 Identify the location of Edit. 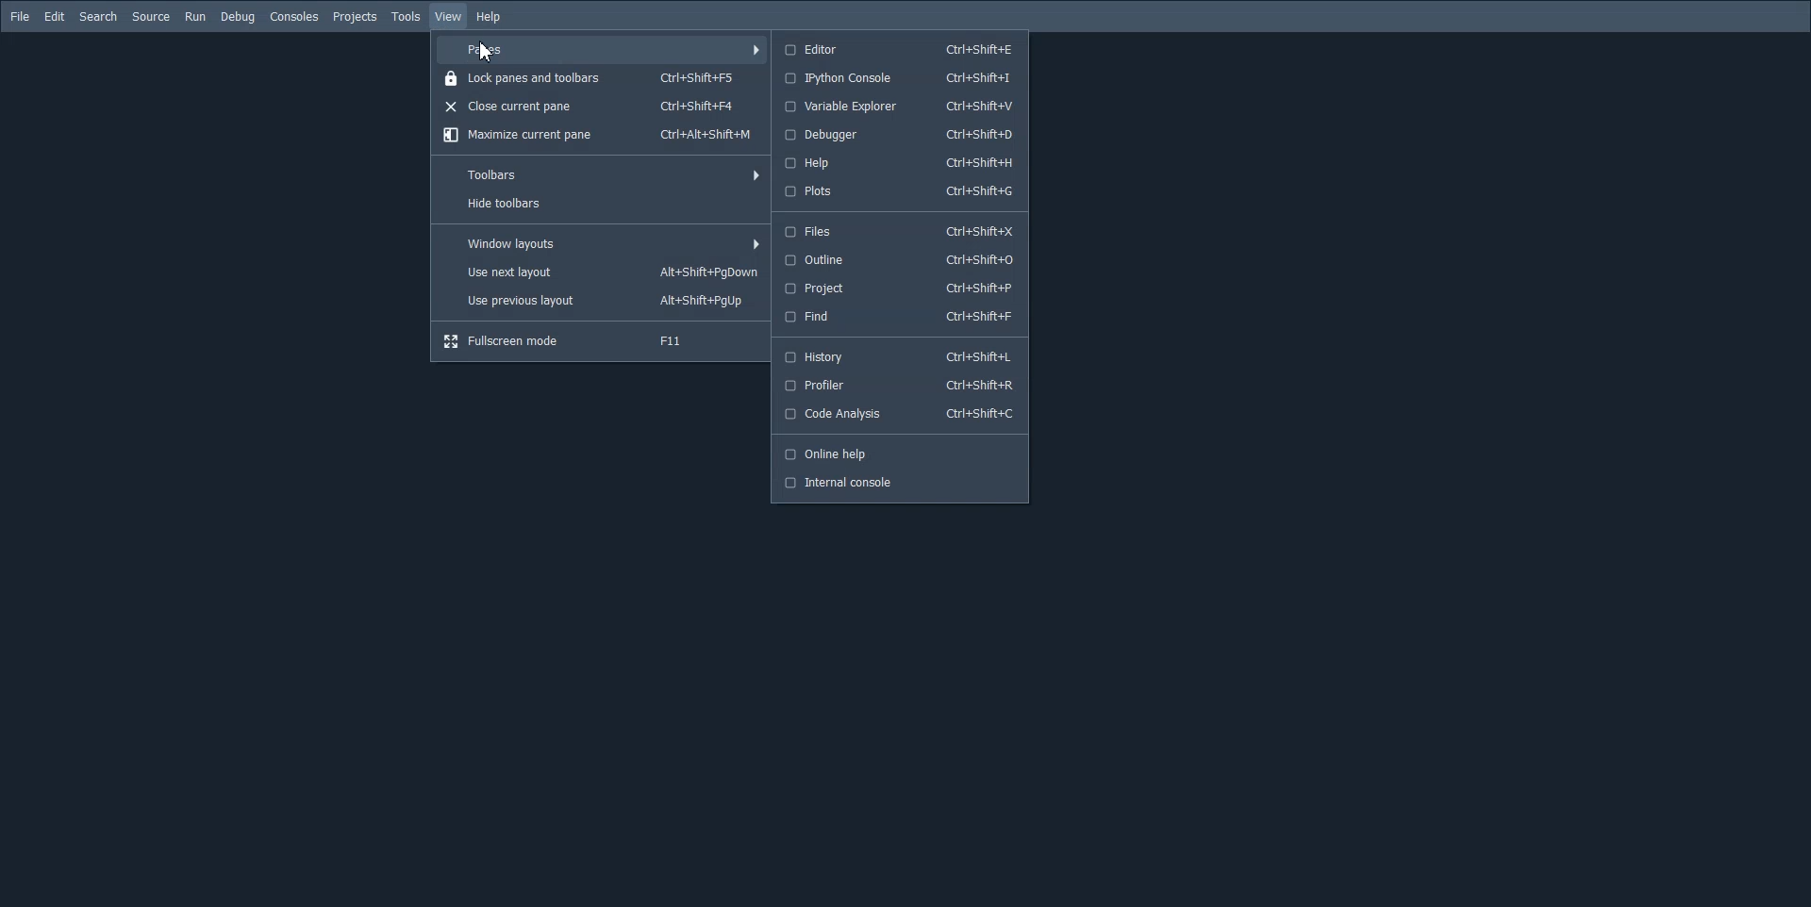
(54, 17).